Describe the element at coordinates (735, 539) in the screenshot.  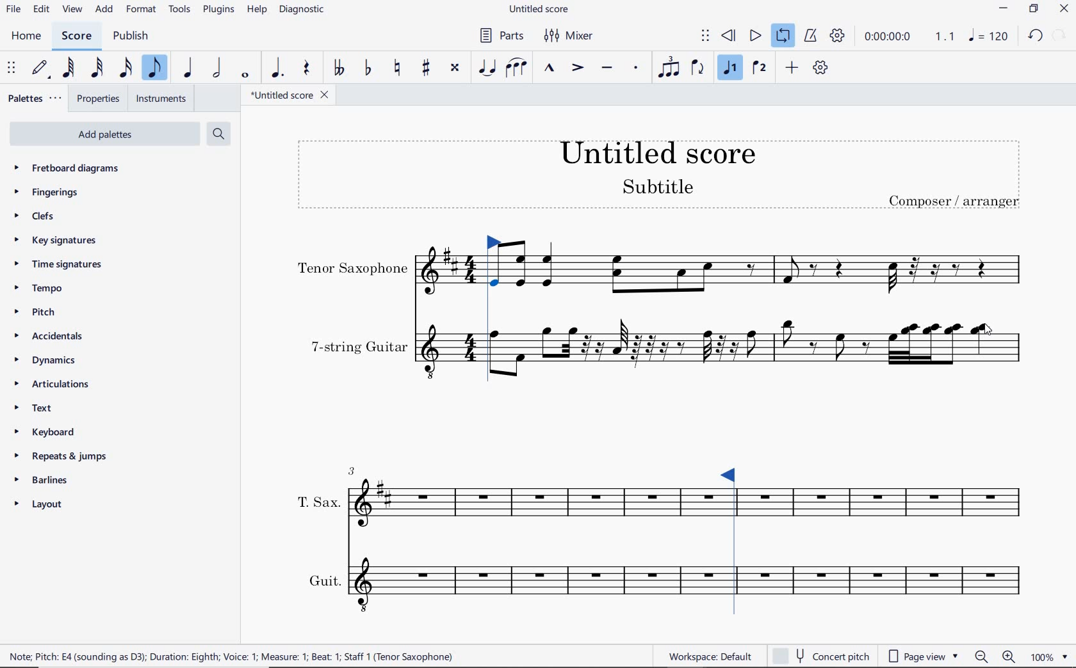
I see `Loop Market set right` at that location.